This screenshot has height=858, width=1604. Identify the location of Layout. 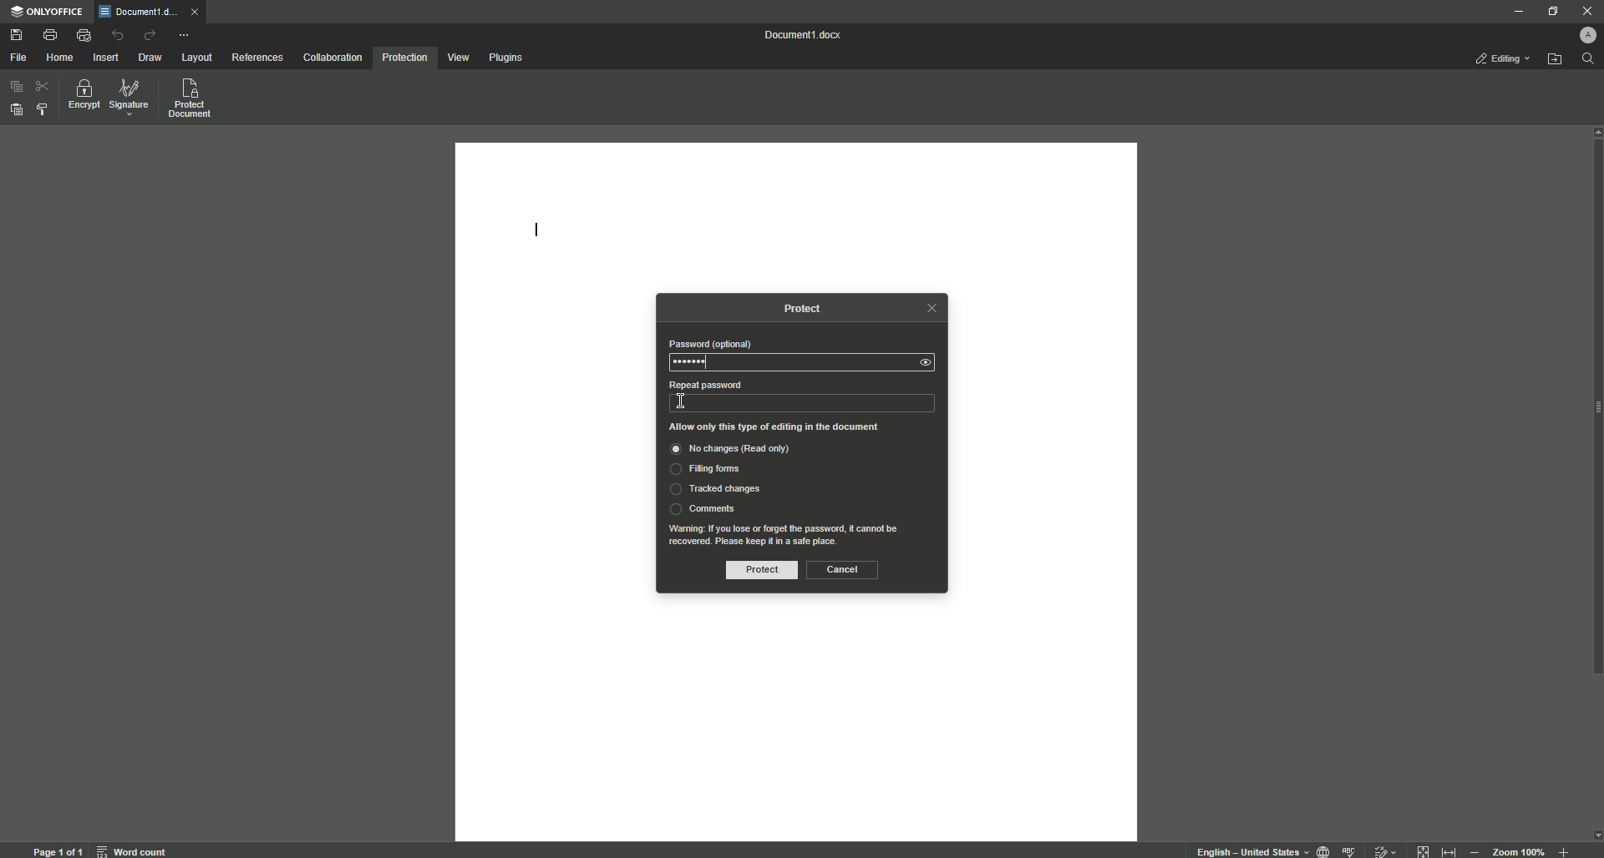
(199, 58).